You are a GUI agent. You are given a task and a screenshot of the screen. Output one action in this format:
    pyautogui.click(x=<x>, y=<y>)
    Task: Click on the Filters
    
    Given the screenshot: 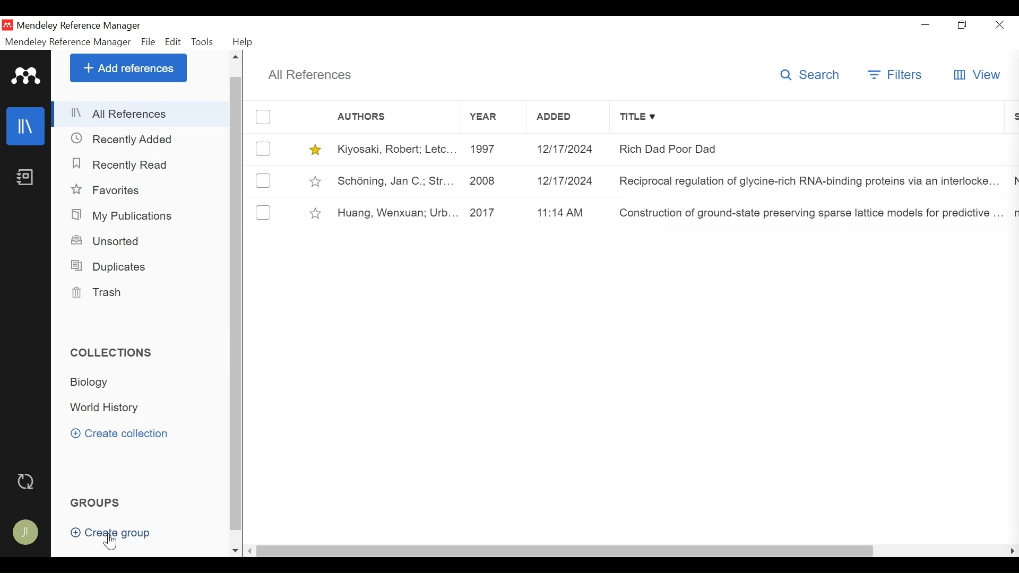 What is the action you would take?
    pyautogui.click(x=894, y=74)
    